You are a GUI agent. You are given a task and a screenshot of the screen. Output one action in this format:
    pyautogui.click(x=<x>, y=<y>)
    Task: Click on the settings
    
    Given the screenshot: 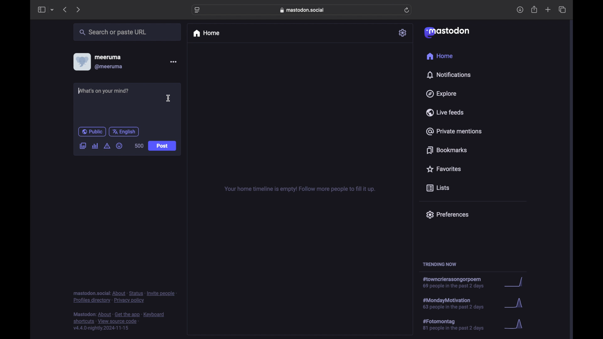 What is the action you would take?
    pyautogui.click(x=403, y=33)
    